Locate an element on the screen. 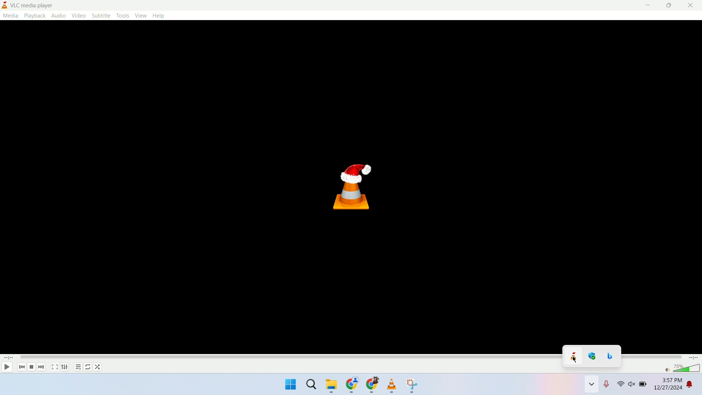 This screenshot has height=395, width=702. mouse cursor is located at coordinates (574, 359).